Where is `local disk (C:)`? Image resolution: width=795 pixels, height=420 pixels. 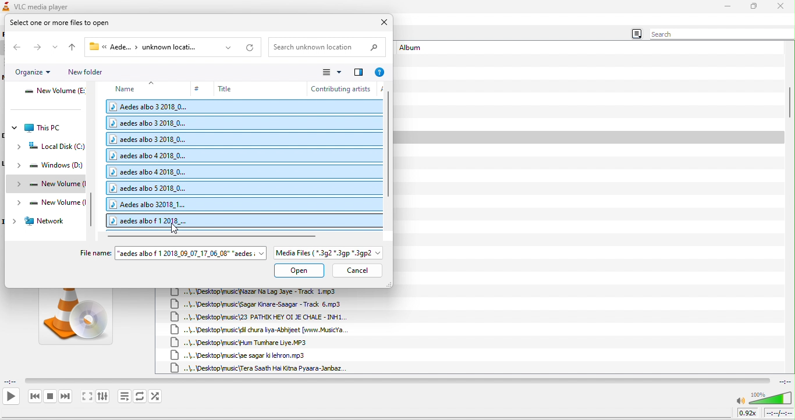
local disk (C:) is located at coordinates (52, 148).